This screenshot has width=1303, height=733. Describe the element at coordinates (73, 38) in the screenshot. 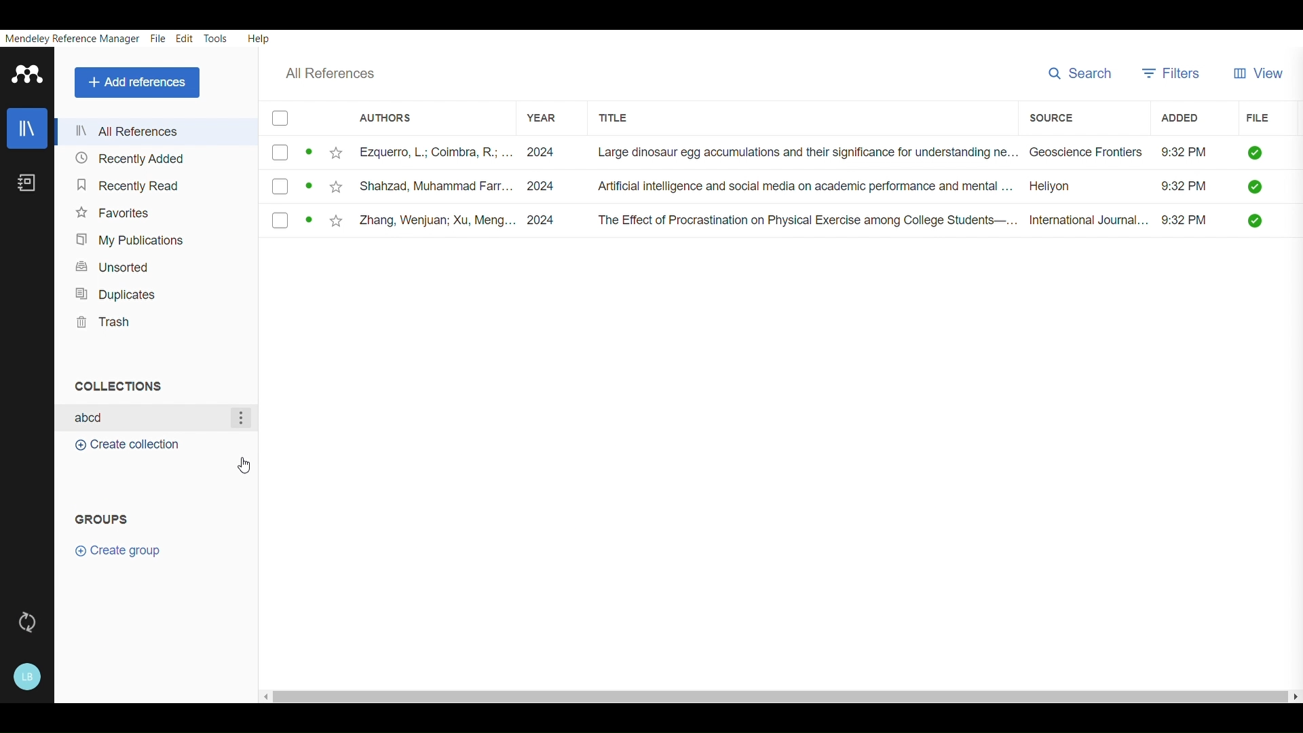

I see `Mendeley Reference Manager` at that location.